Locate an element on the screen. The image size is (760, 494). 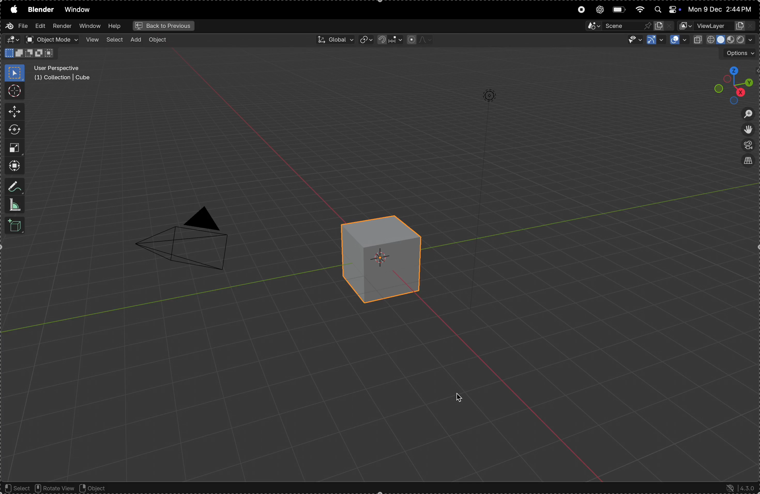
trasnform is located at coordinates (12, 166).